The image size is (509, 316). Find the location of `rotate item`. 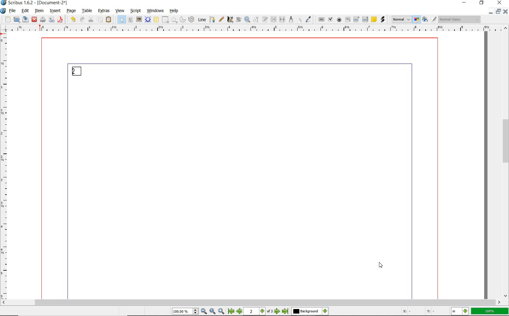

rotate item is located at coordinates (238, 19).